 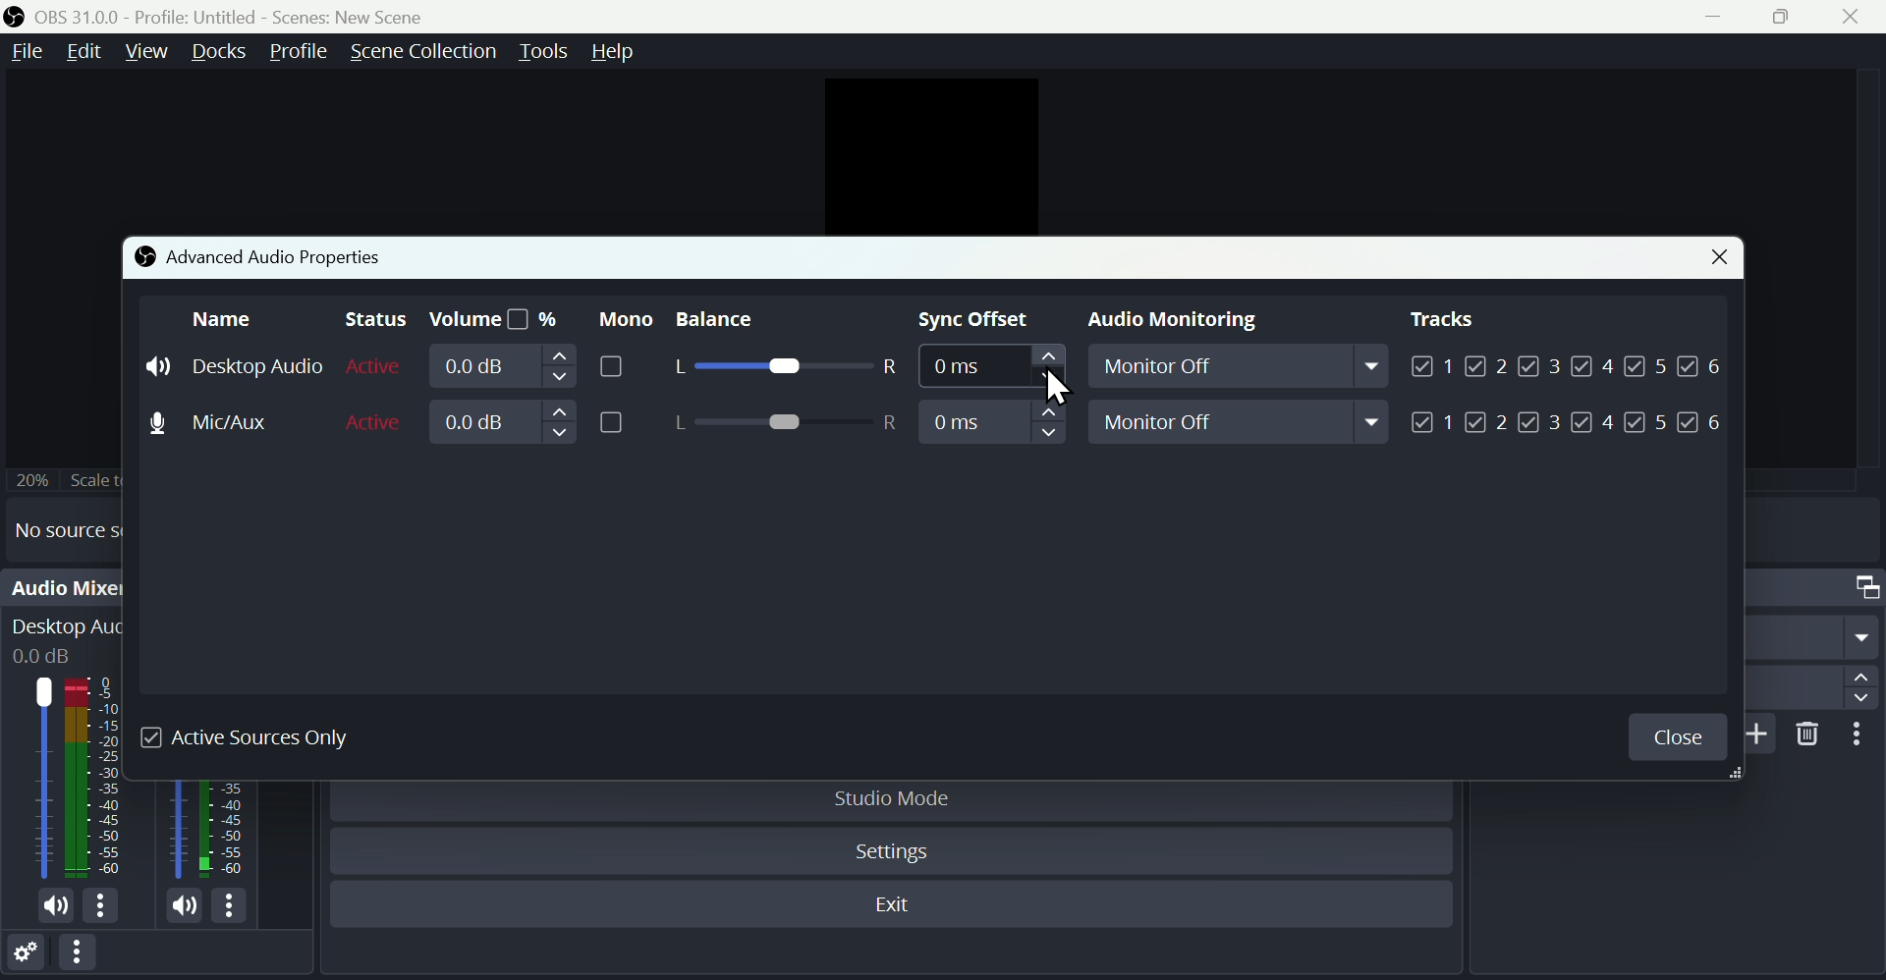 What do you see at coordinates (1539, 423) in the screenshot?
I see `(un)check Track 3` at bounding box center [1539, 423].